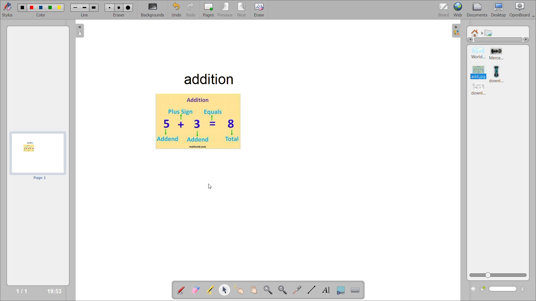 This screenshot has width=536, height=301. What do you see at coordinates (477, 71) in the screenshot?
I see `image 3` at bounding box center [477, 71].